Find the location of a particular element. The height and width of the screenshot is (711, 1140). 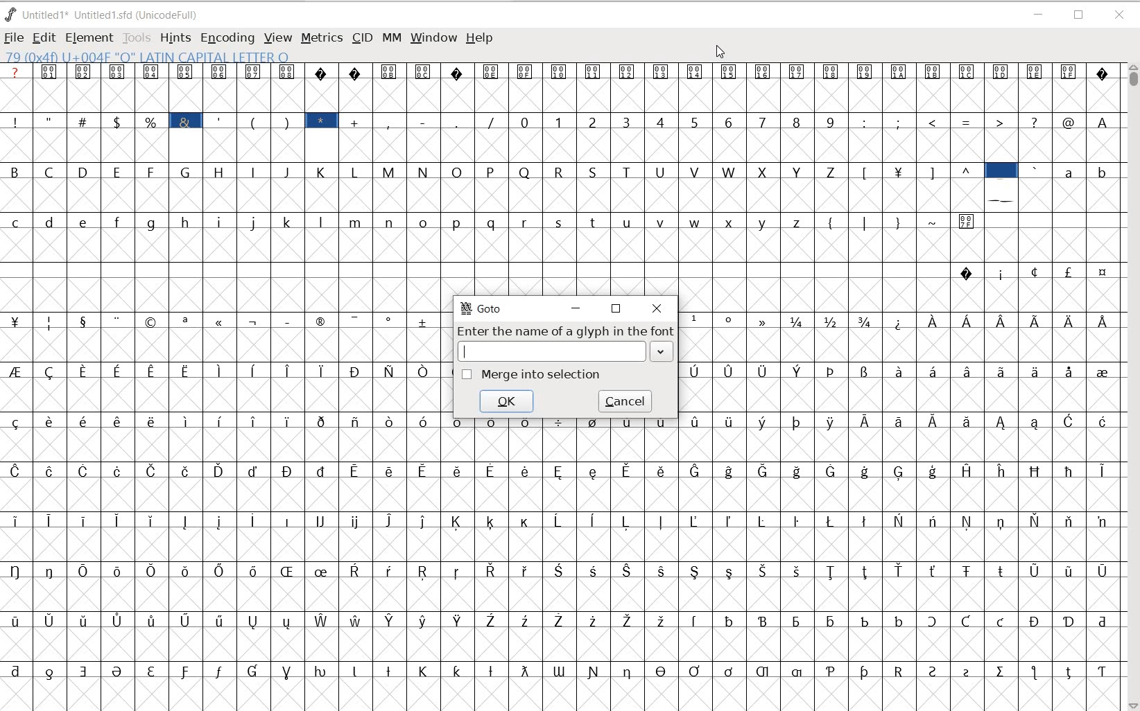

GLYPHY CHARACTERS & NUMBERS is located at coordinates (777, 563).